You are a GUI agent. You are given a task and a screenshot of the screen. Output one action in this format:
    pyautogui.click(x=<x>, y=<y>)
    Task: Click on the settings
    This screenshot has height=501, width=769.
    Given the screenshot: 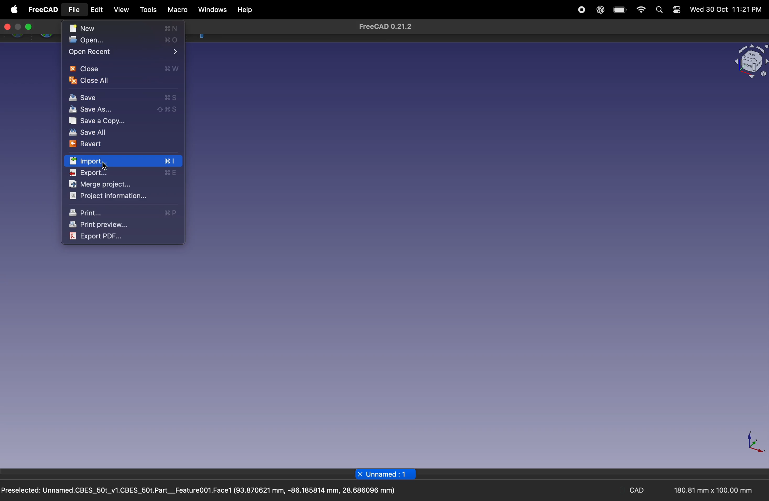 What is the action you would take?
    pyautogui.click(x=676, y=10)
    